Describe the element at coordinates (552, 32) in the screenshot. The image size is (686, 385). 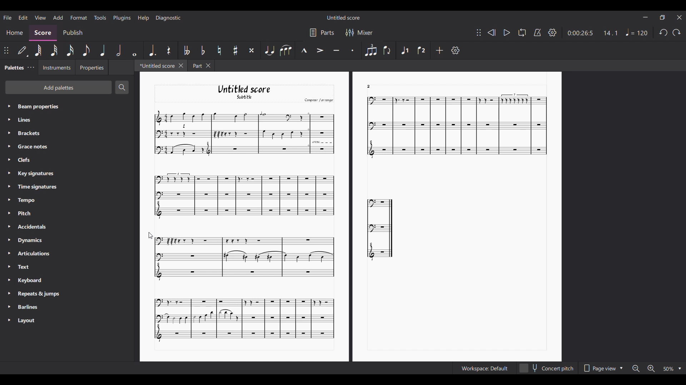
I see `Settings` at that location.